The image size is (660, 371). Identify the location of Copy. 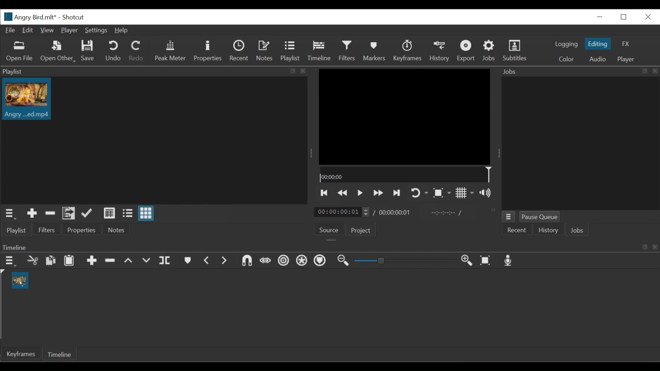
(50, 260).